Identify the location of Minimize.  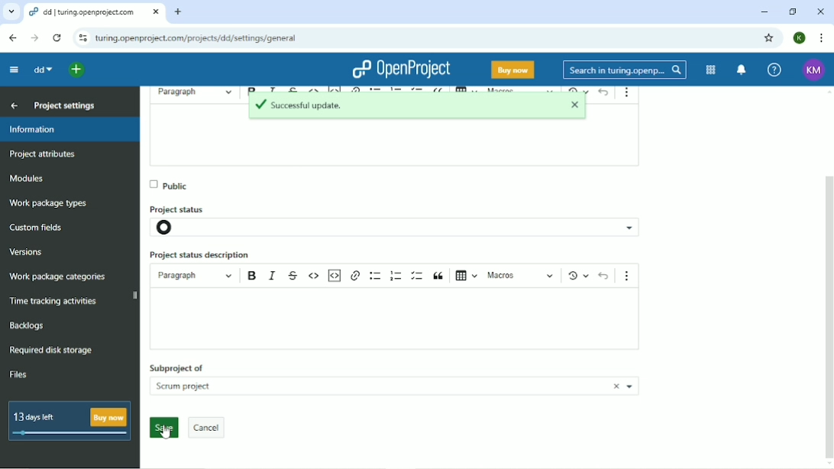
(764, 12).